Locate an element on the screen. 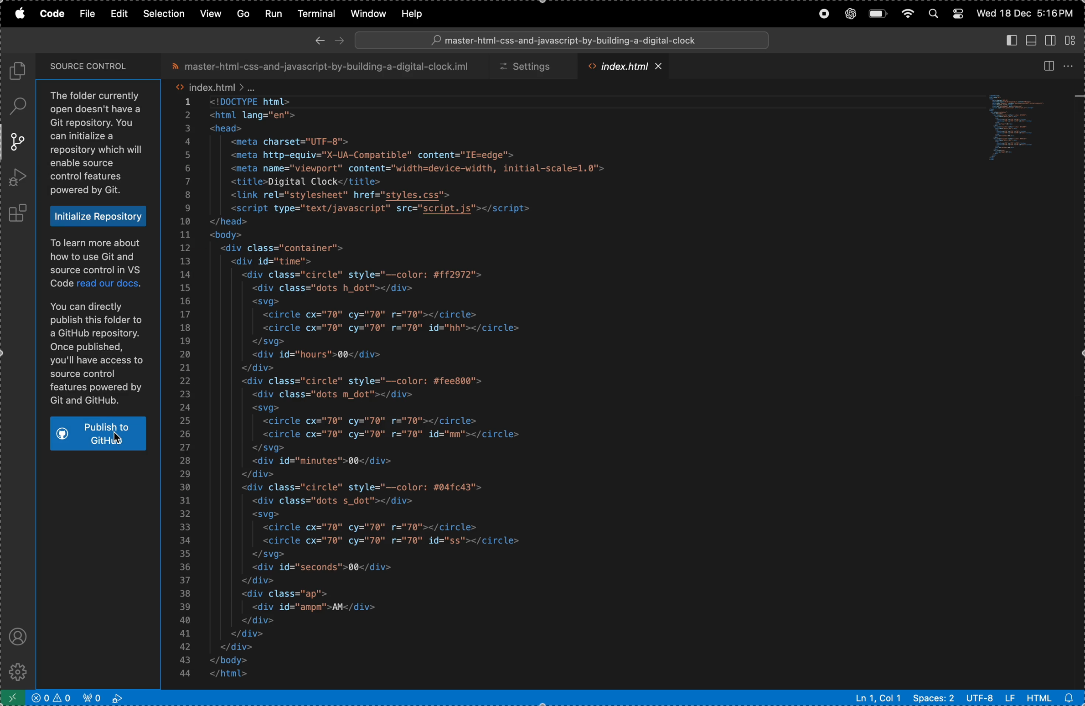 Image resolution: width=1085 pixels, height=706 pixels. html alert is located at coordinates (1048, 696).